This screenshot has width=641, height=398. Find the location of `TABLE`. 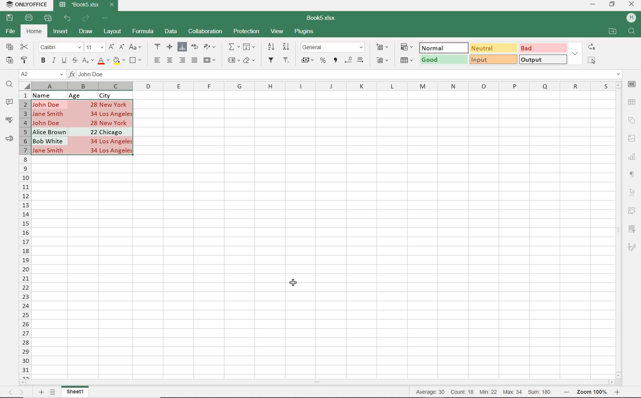

TABLE is located at coordinates (632, 102).